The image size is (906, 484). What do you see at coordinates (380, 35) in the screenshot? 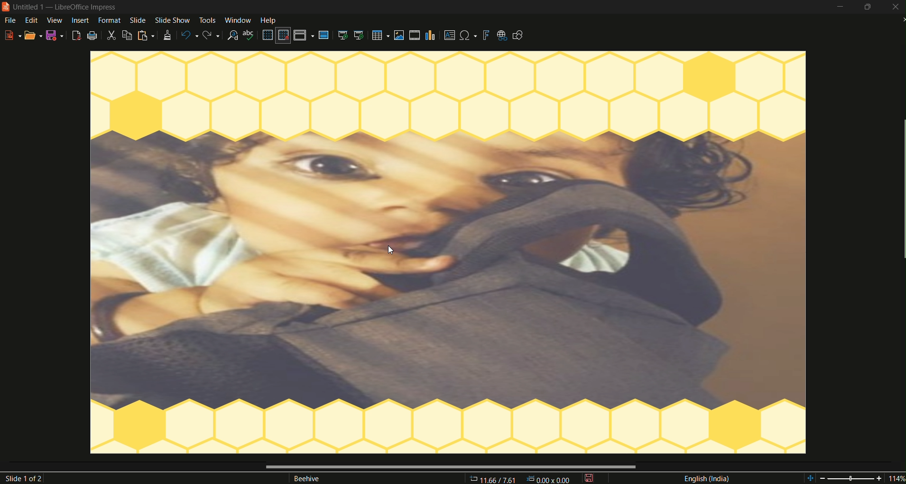
I see `table` at bounding box center [380, 35].